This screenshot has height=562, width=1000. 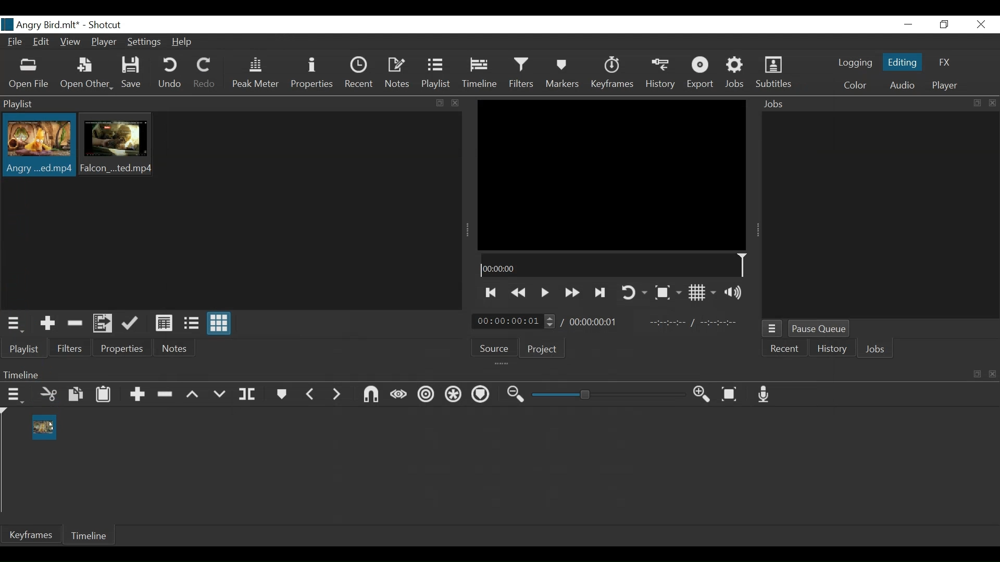 I want to click on Clip, so click(x=116, y=144).